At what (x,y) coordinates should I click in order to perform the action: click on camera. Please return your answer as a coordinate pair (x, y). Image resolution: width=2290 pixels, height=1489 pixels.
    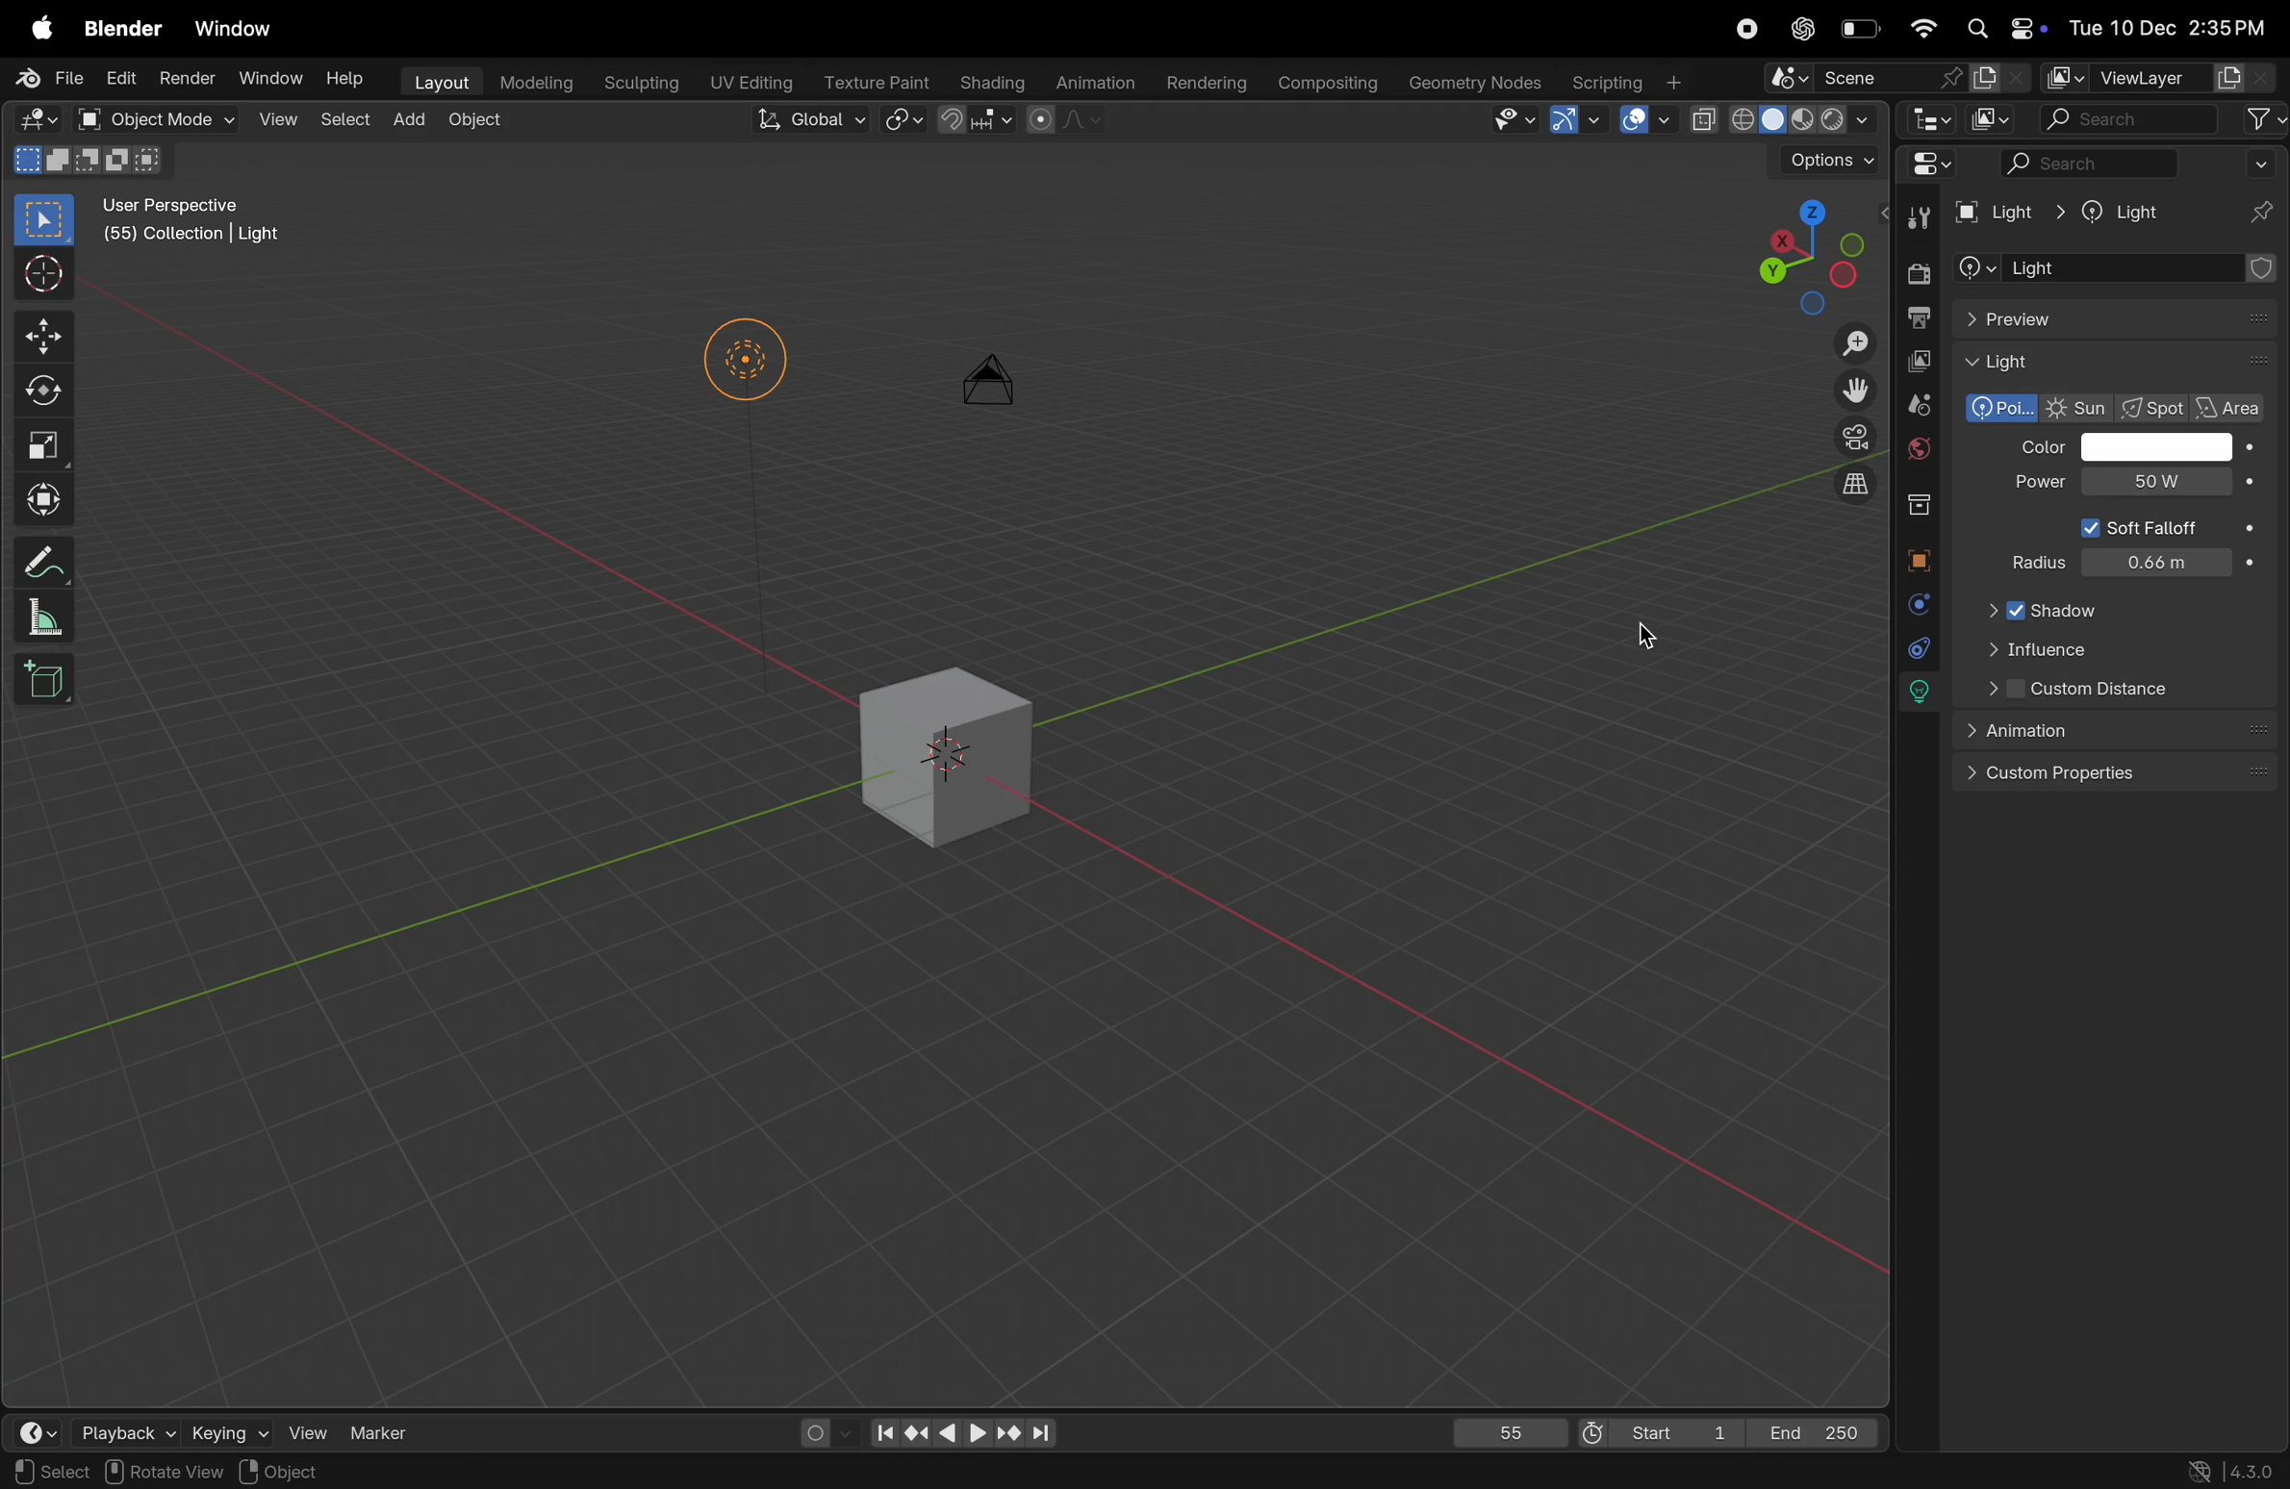
    Looking at the image, I should click on (1850, 438).